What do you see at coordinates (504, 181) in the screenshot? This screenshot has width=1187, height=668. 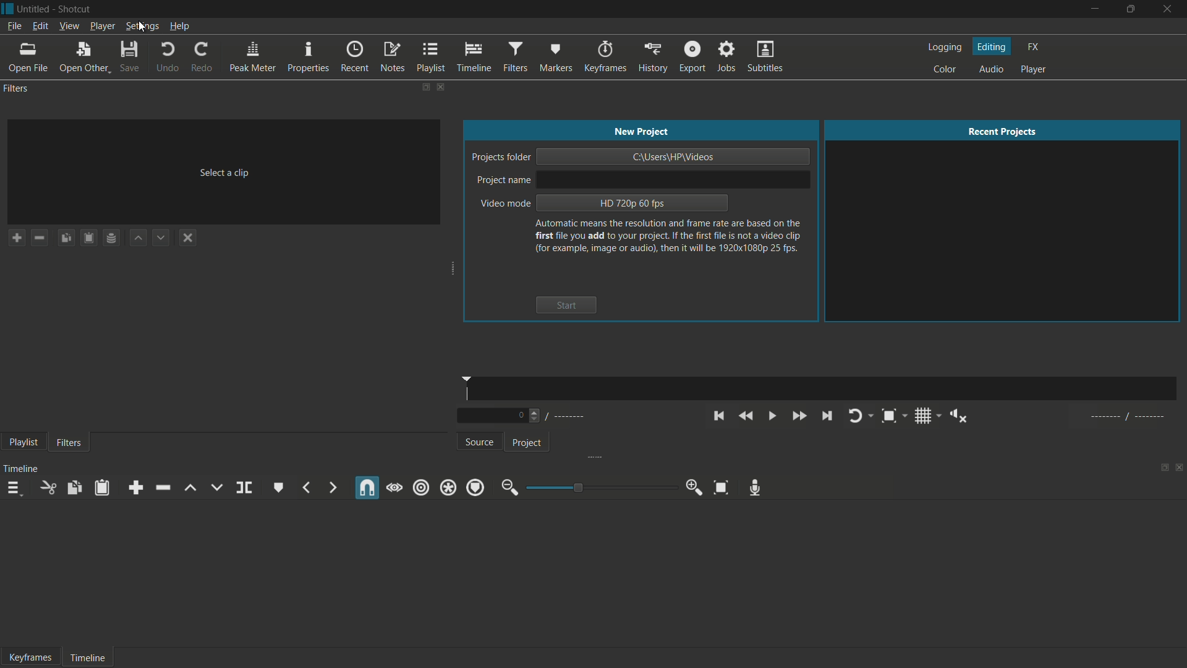 I see `project name` at bounding box center [504, 181].